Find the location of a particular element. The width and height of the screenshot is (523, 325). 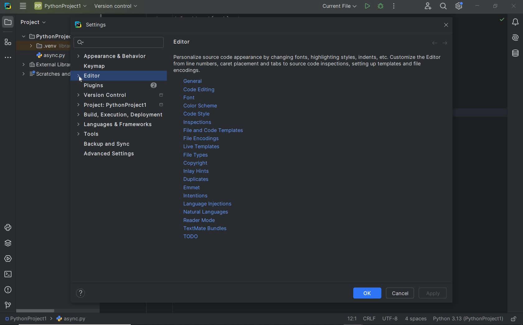

MINIMIZE is located at coordinates (478, 5).